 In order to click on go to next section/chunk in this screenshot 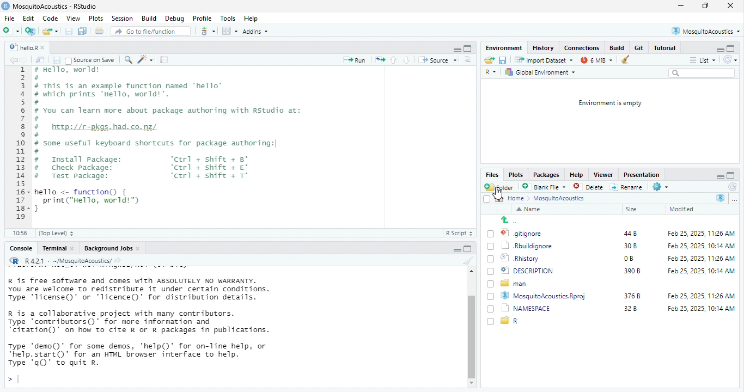, I will do `click(407, 61)`.